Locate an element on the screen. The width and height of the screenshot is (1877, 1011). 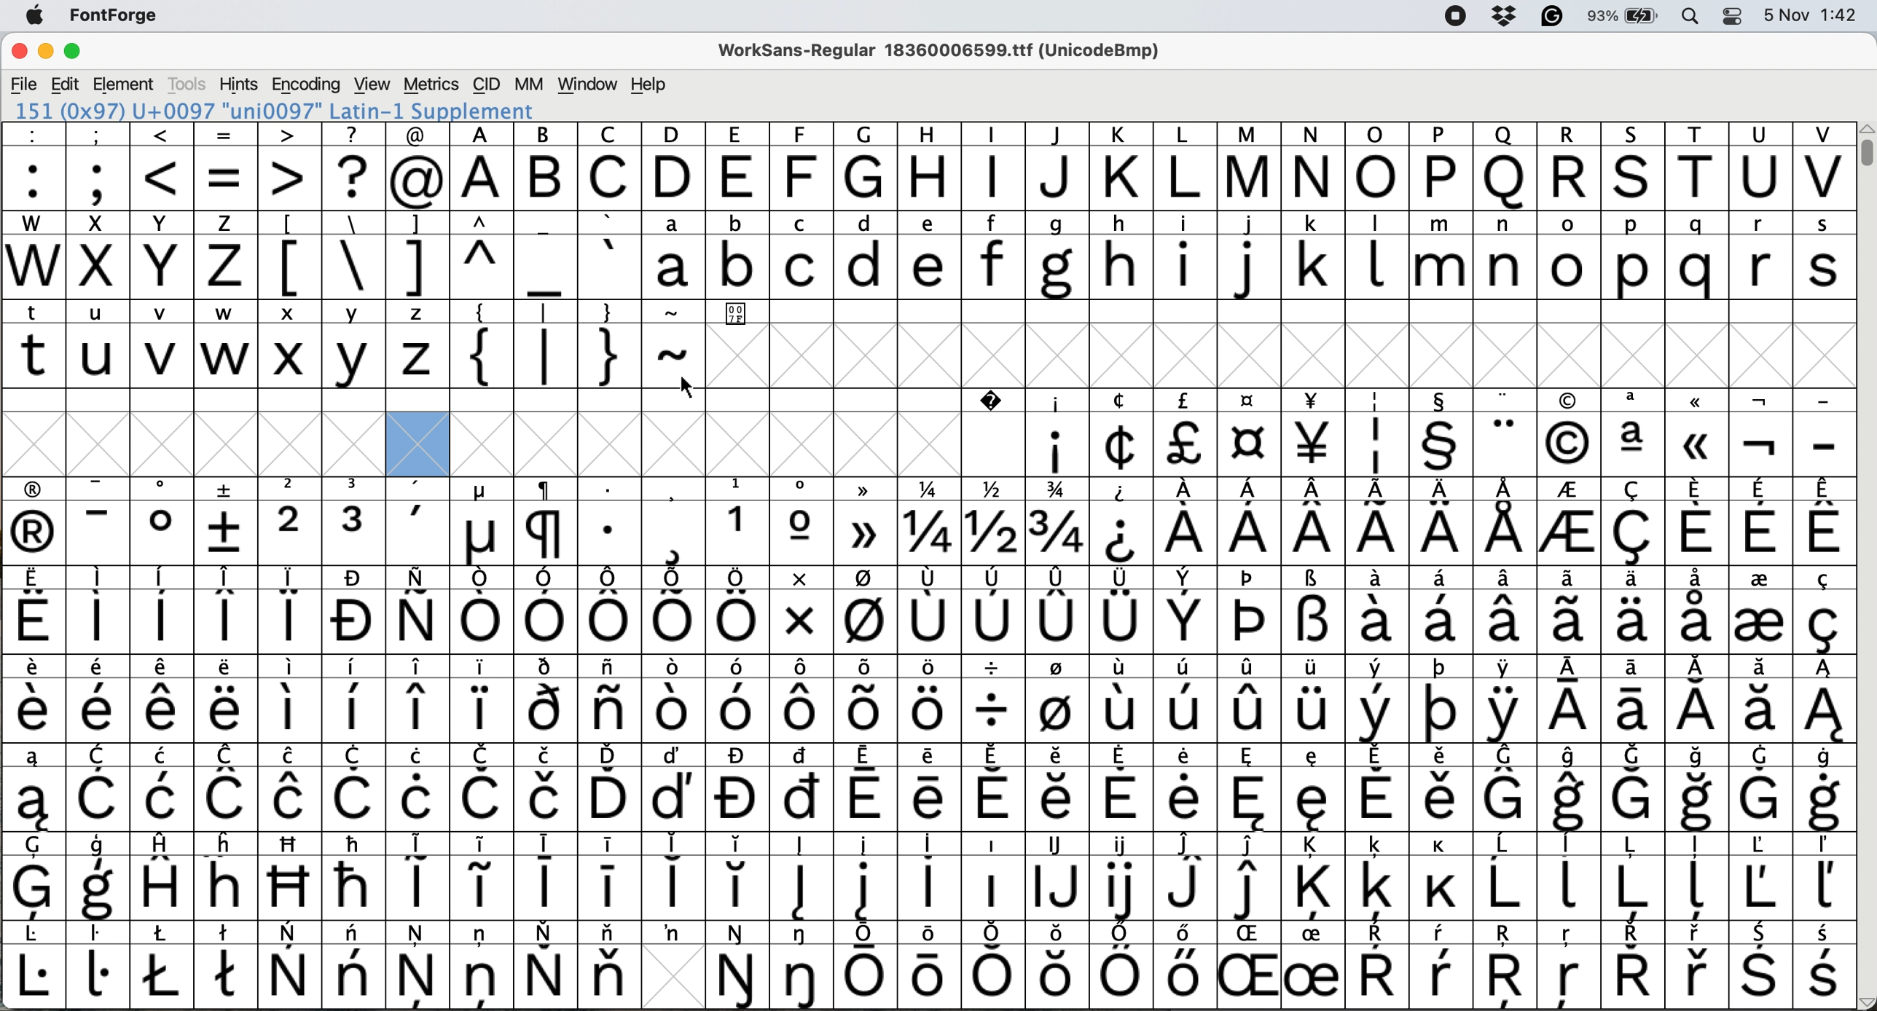
symbol is located at coordinates (1251, 610).